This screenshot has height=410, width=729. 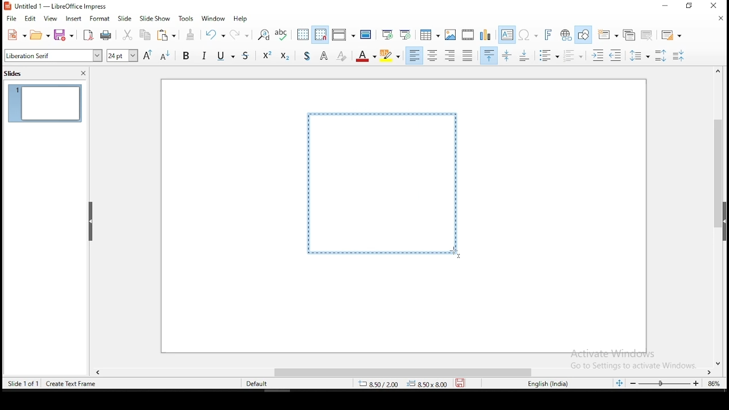 I want to click on decrease indent, so click(x=616, y=56).